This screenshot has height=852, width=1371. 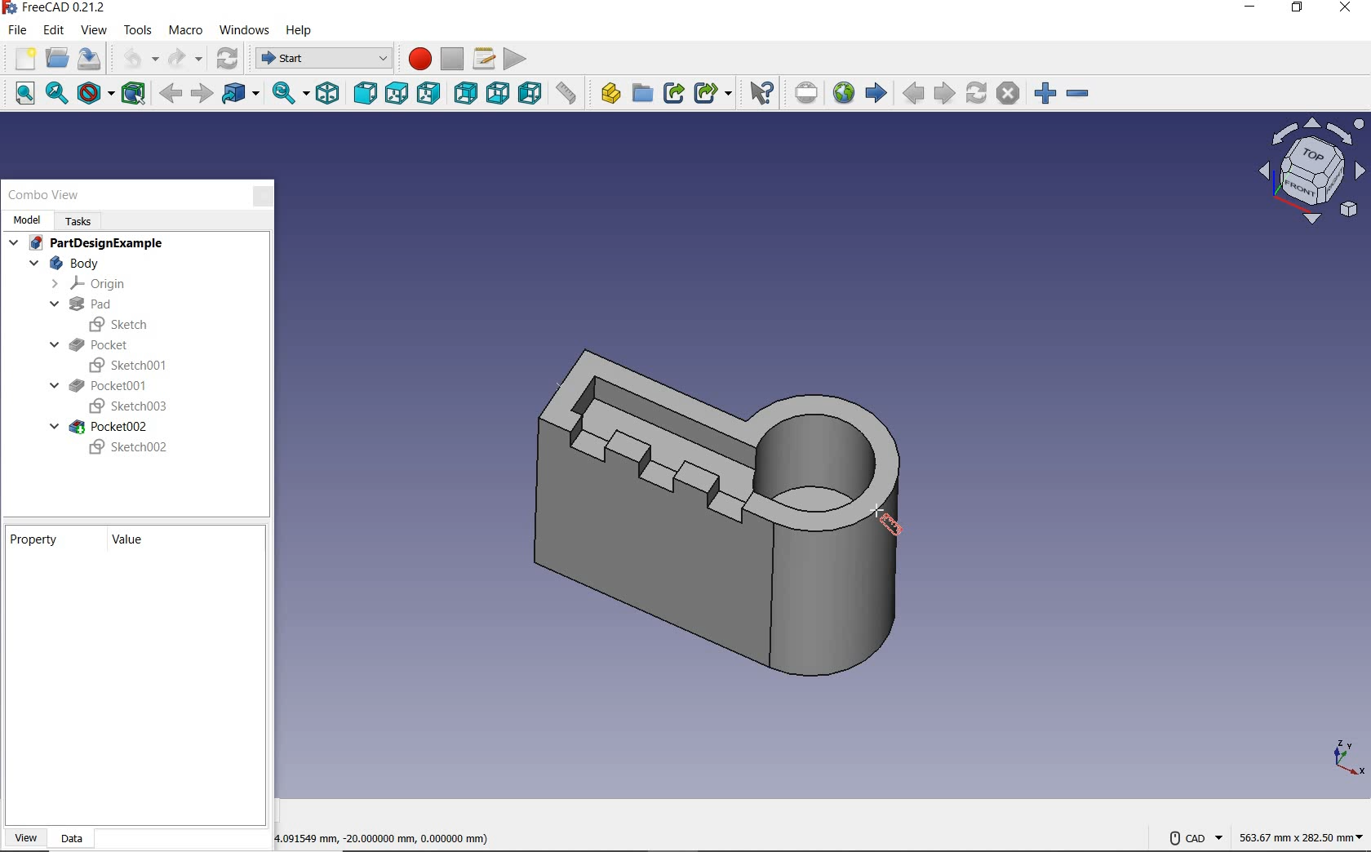 What do you see at coordinates (185, 30) in the screenshot?
I see `macro` at bounding box center [185, 30].